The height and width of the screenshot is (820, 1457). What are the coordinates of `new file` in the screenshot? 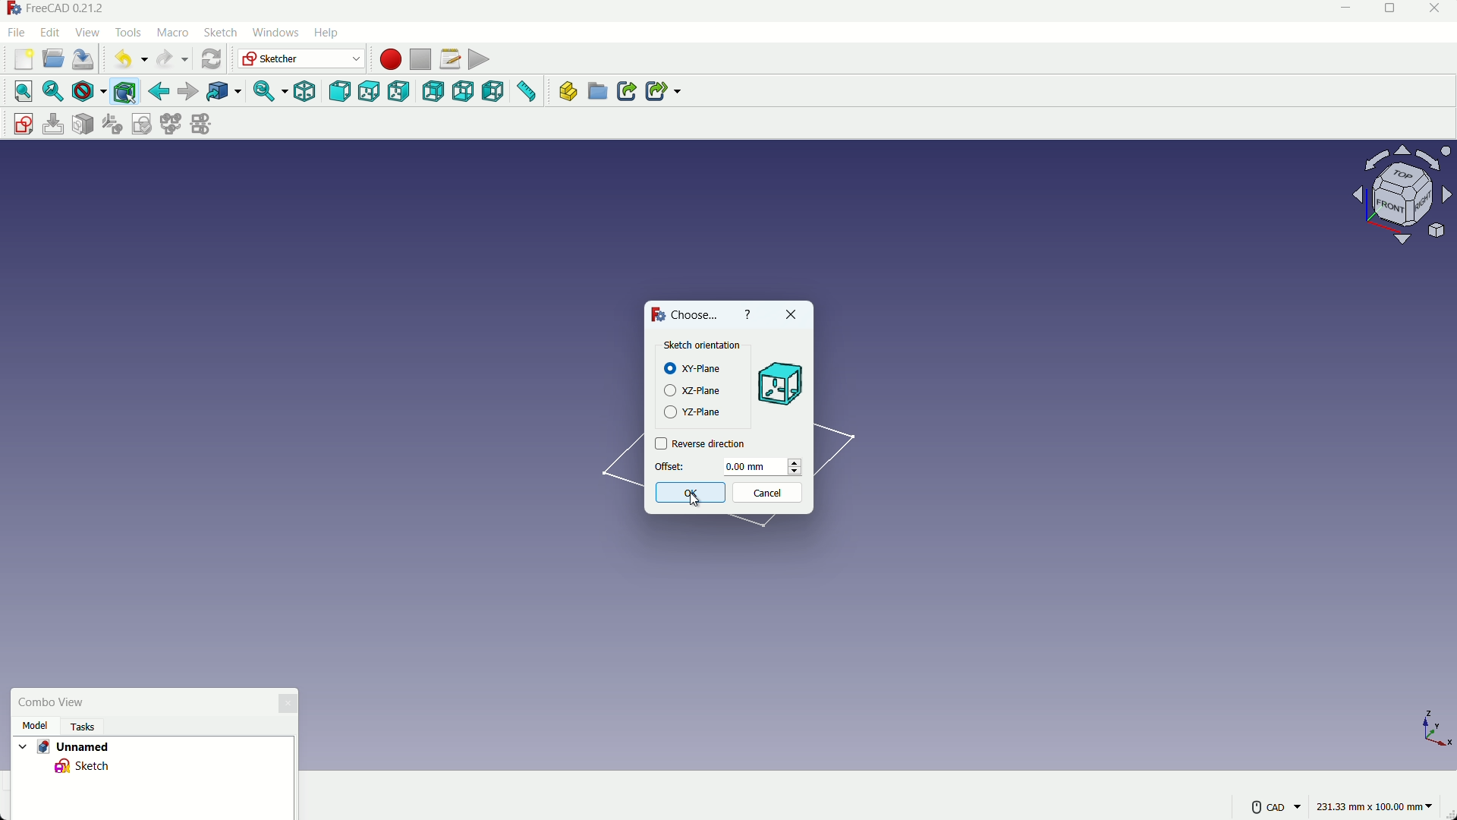 It's located at (24, 59).